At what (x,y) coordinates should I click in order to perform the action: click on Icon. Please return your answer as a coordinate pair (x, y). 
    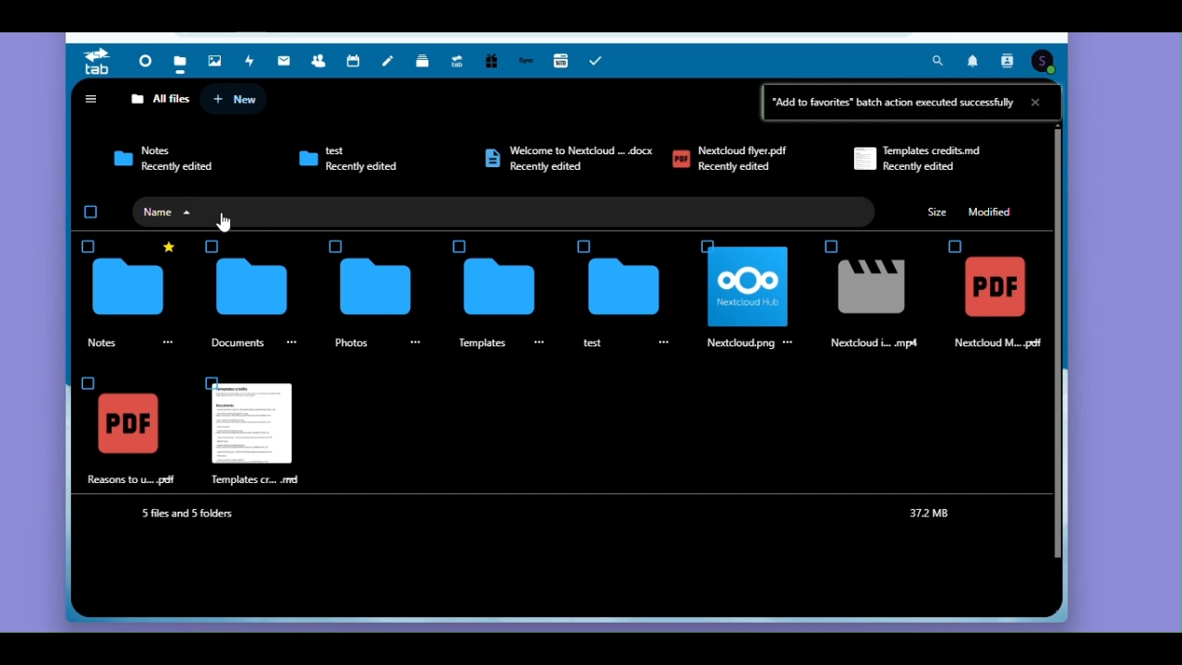
    Looking at the image, I should click on (997, 288).